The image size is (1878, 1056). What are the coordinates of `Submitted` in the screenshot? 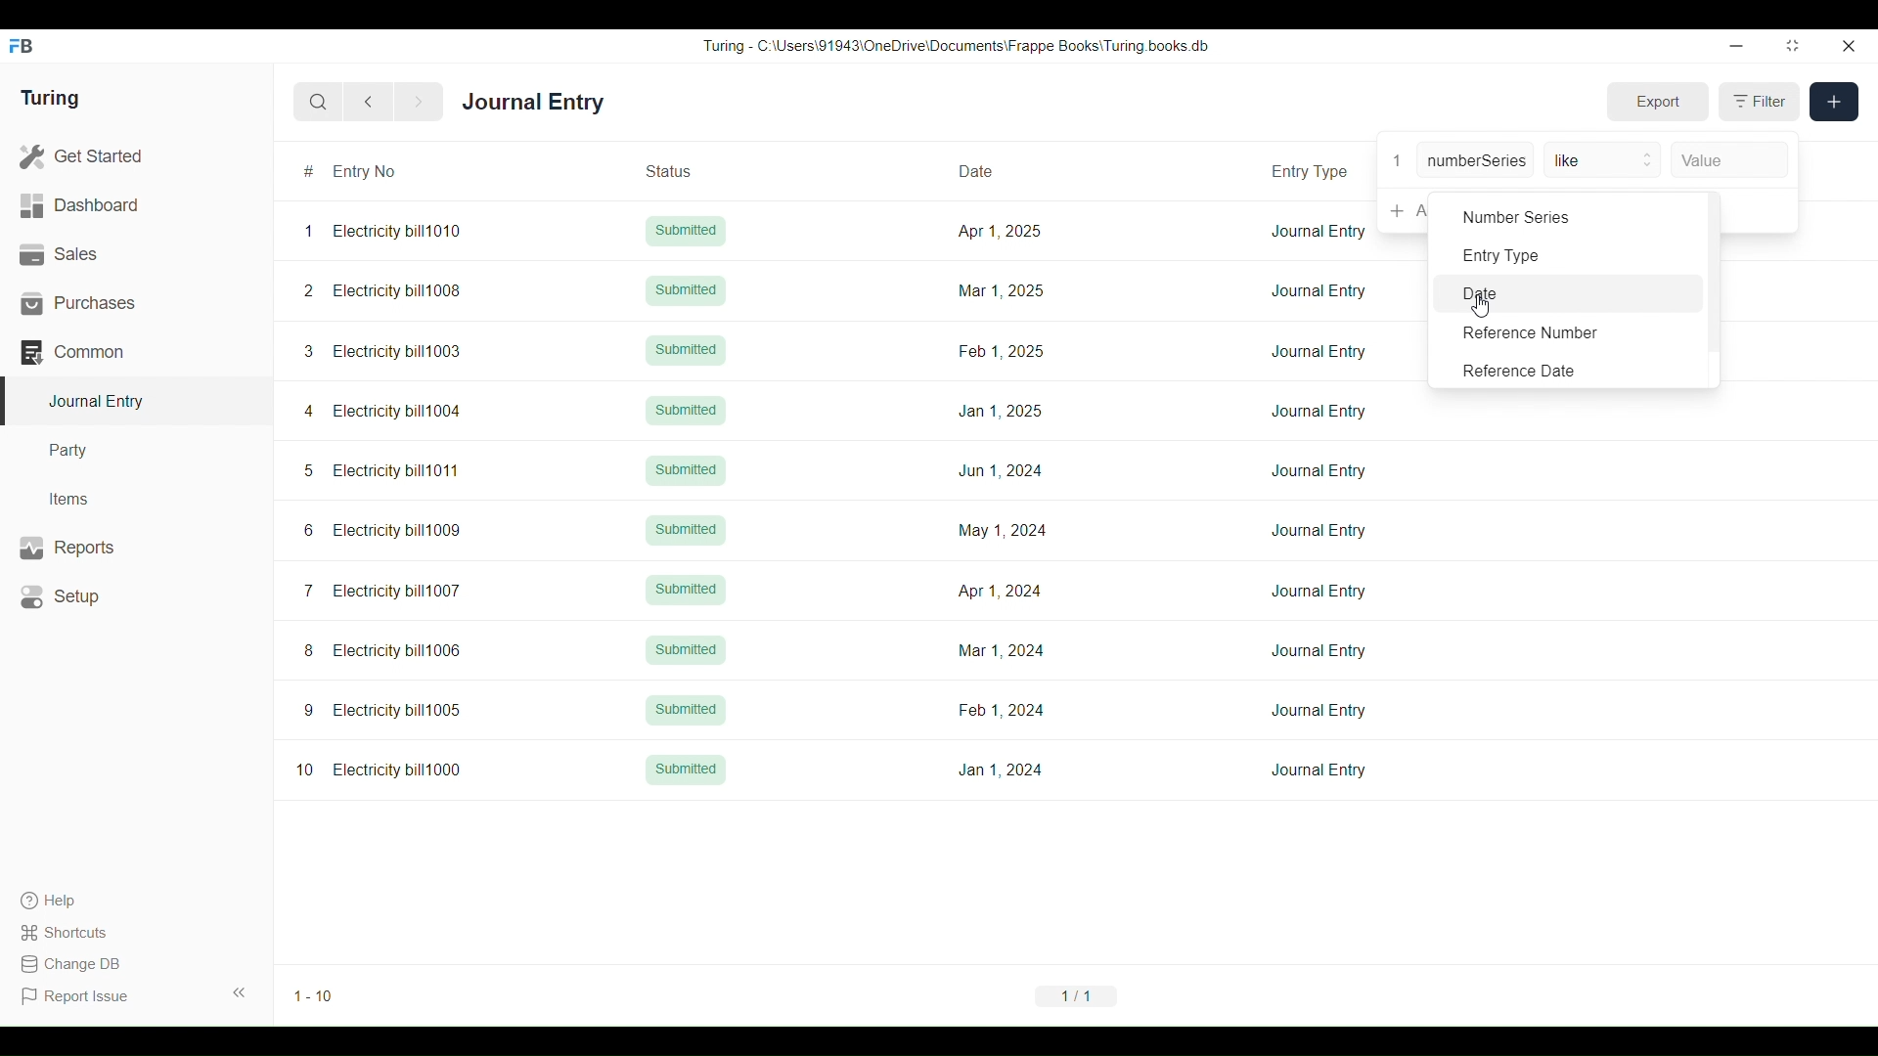 It's located at (685, 648).